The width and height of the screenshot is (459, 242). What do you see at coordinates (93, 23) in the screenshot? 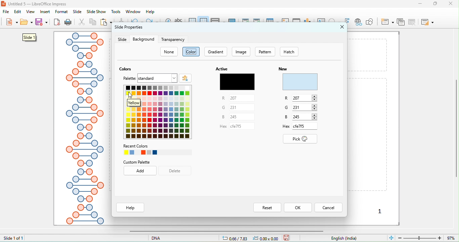
I see `copy` at bounding box center [93, 23].